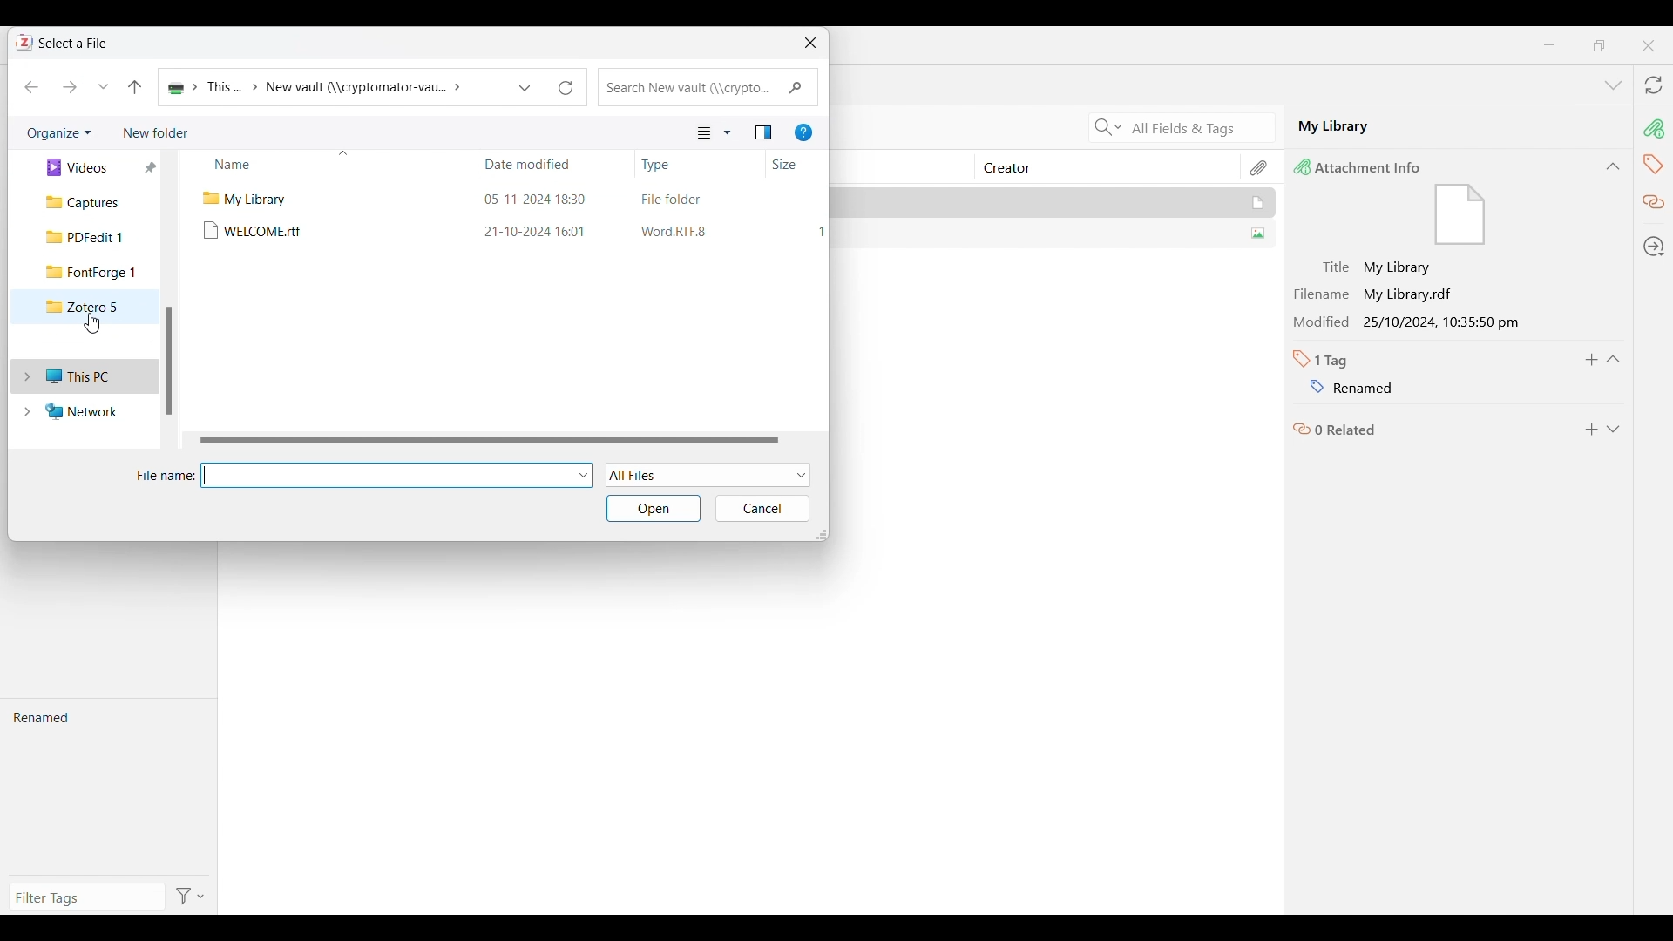 Image resolution: width=1673 pixels, height=941 pixels. I want to click on My Library, so click(1052, 201).